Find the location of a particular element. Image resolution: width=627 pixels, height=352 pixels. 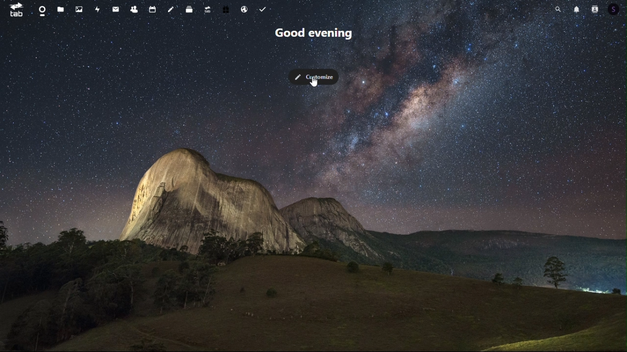

Greetings is located at coordinates (315, 34).